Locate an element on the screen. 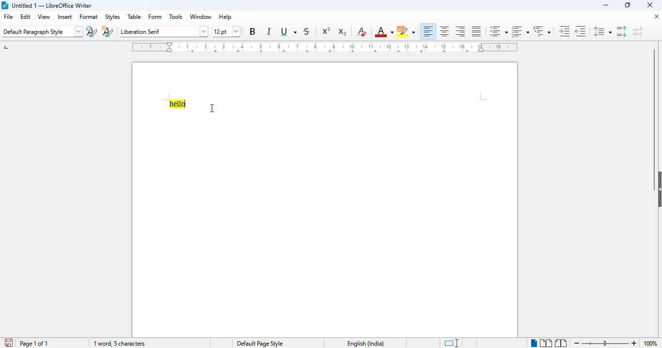 This screenshot has height=348, width=662. standard selection is located at coordinates (448, 343).